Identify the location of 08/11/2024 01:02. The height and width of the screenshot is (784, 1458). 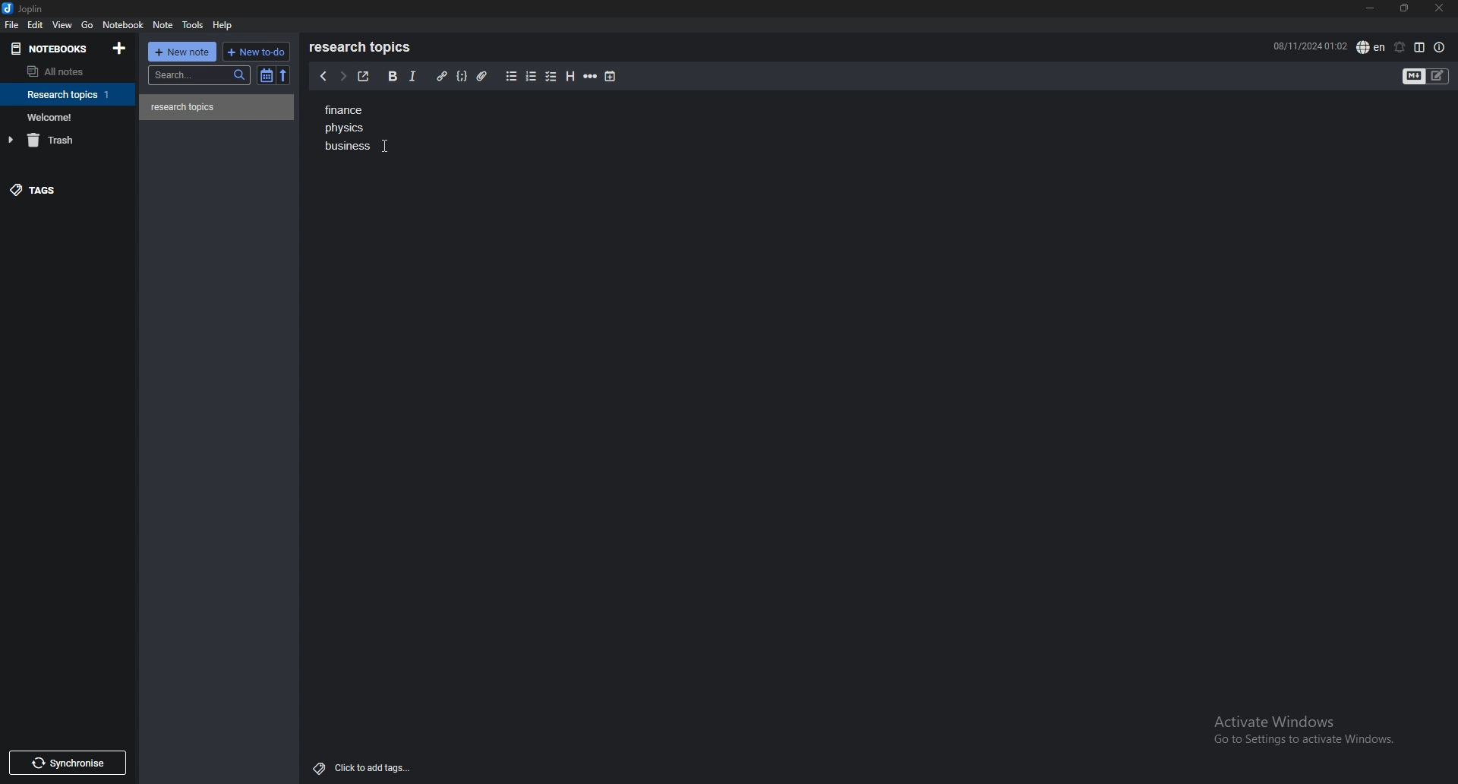
(1309, 46).